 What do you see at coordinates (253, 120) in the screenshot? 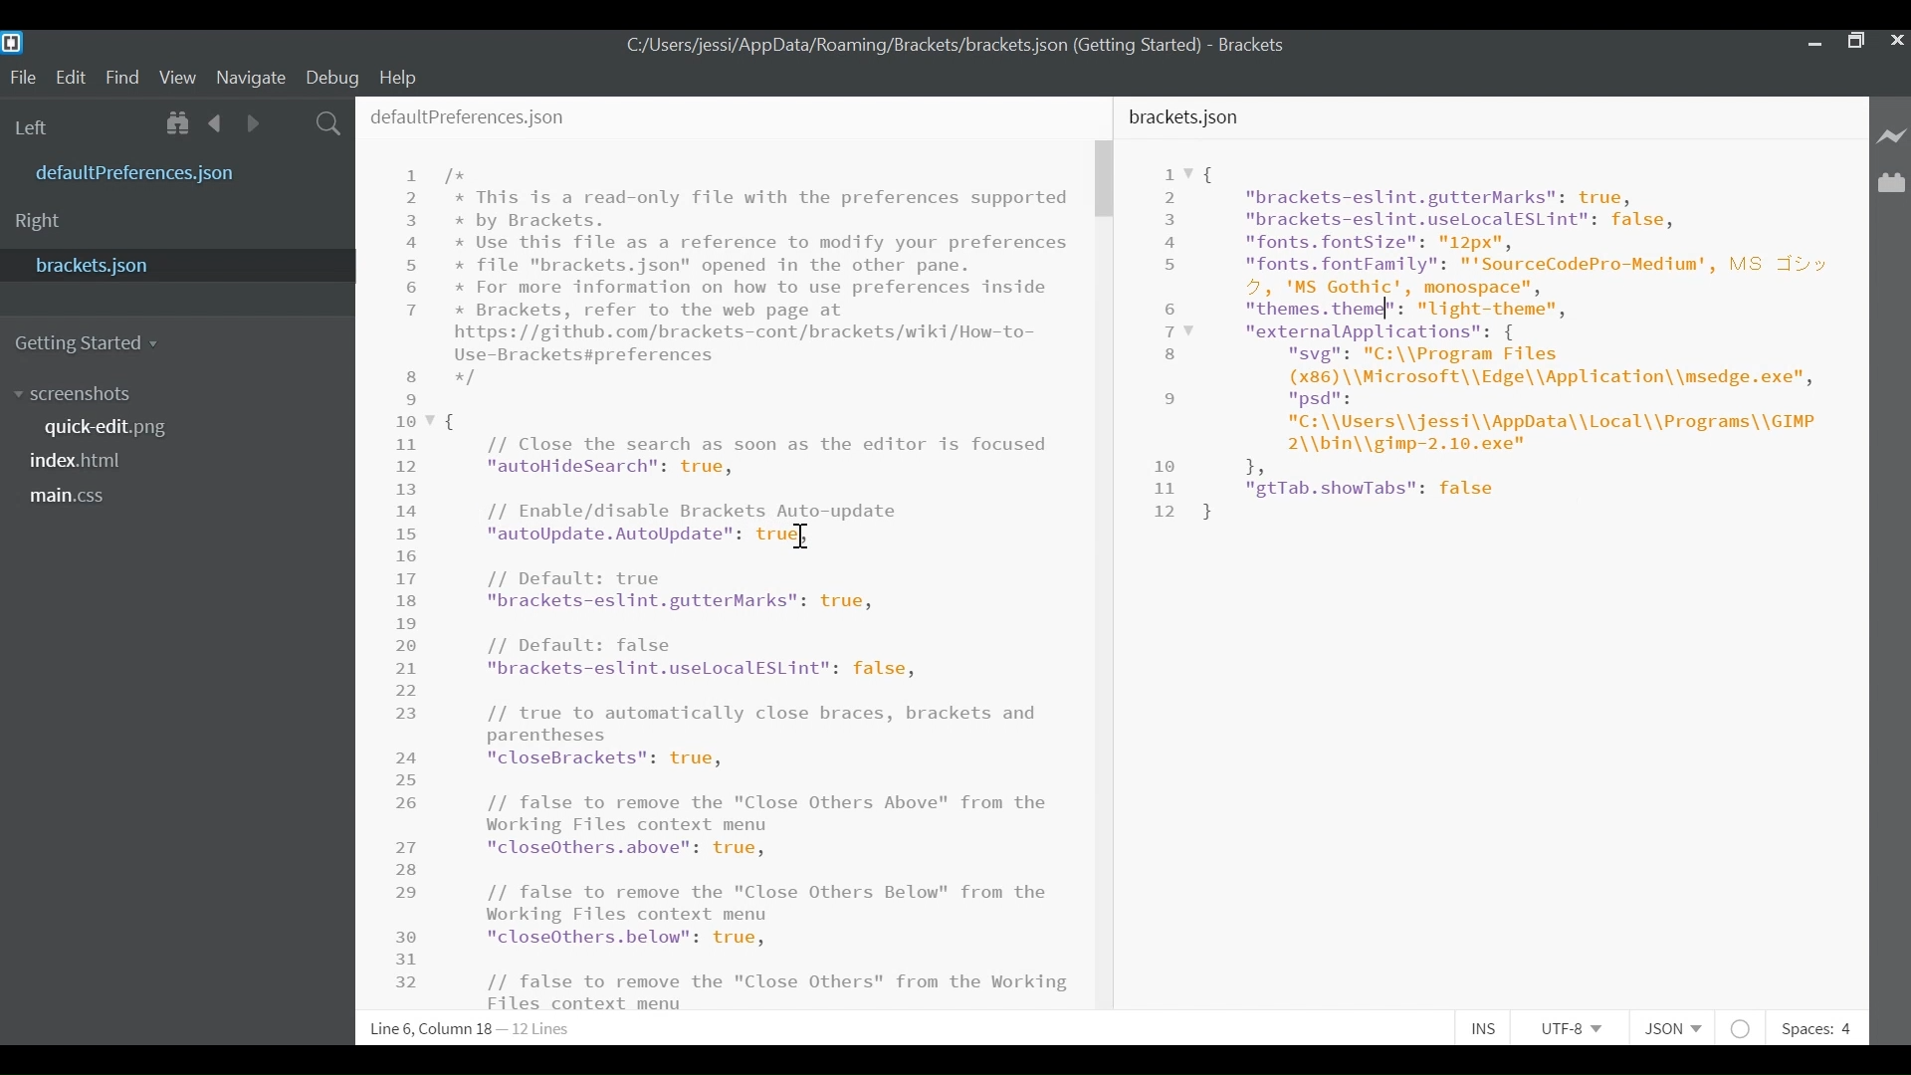
I see `Navigate Forward` at bounding box center [253, 120].